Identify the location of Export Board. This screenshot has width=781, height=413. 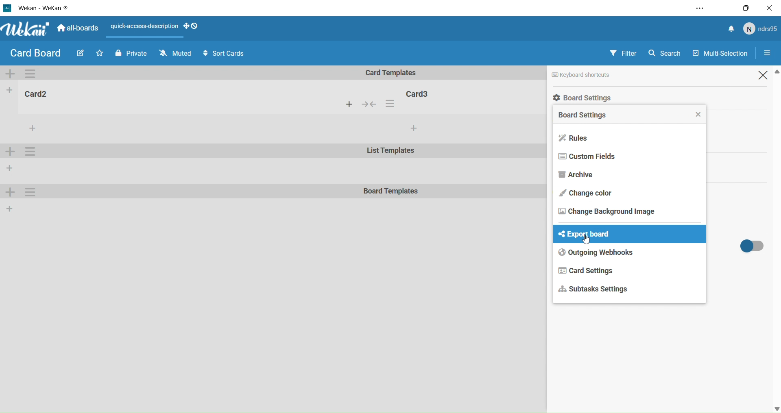
(601, 235).